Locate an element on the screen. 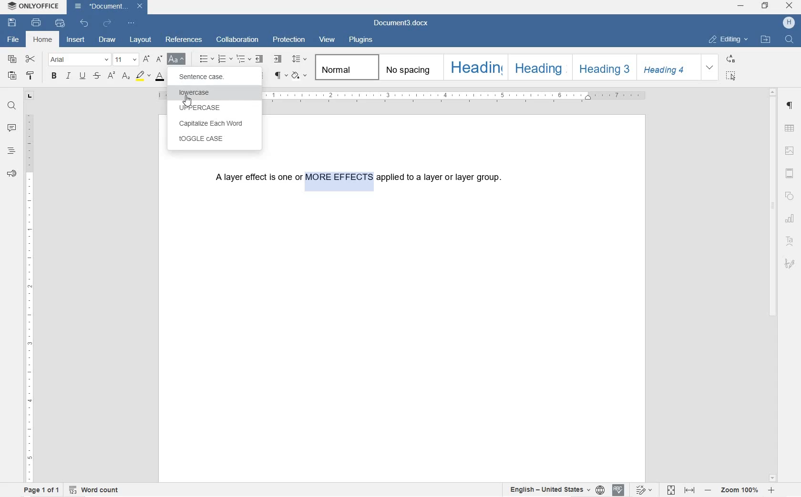 The width and height of the screenshot is (801, 497). FILE is located at coordinates (14, 40).